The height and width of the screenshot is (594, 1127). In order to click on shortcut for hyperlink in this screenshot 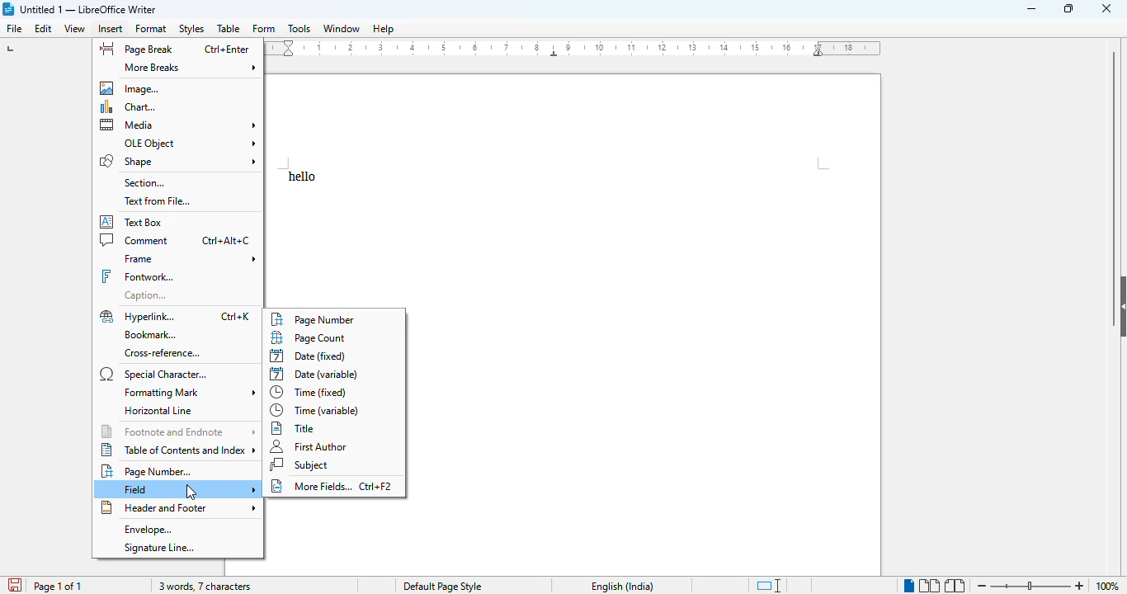, I will do `click(237, 317)`.